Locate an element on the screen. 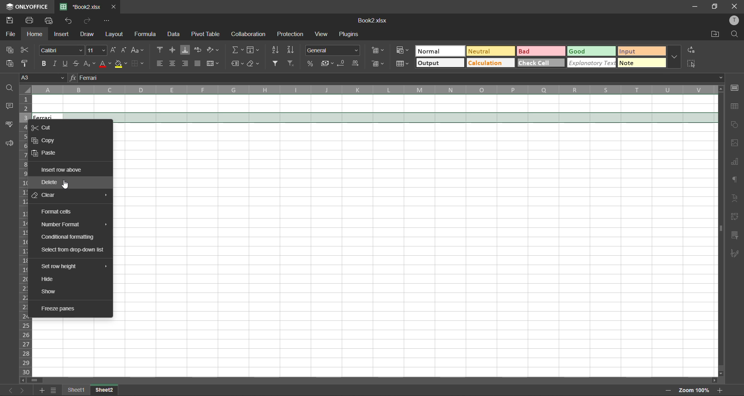 This screenshot has width=744, height=396. paste is located at coordinates (10, 64).